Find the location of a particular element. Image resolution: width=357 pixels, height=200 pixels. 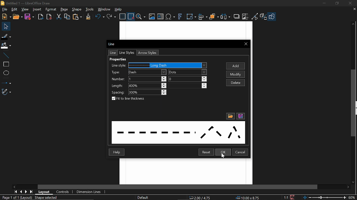

Line is located at coordinates (6, 56).